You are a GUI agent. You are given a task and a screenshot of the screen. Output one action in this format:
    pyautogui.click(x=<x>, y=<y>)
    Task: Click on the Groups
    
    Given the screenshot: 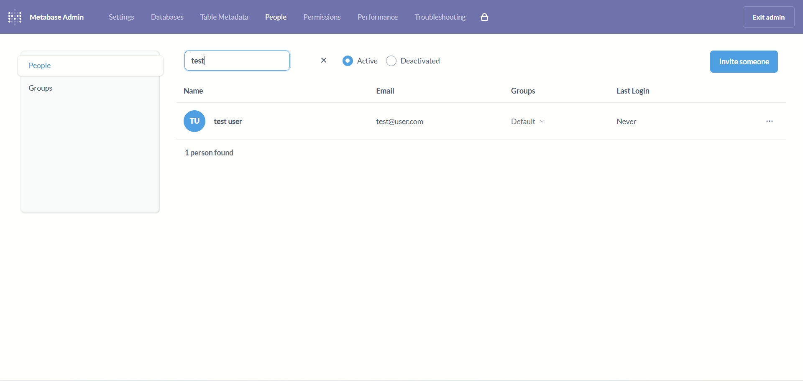 What is the action you would take?
    pyautogui.click(x=89, y=89)
    